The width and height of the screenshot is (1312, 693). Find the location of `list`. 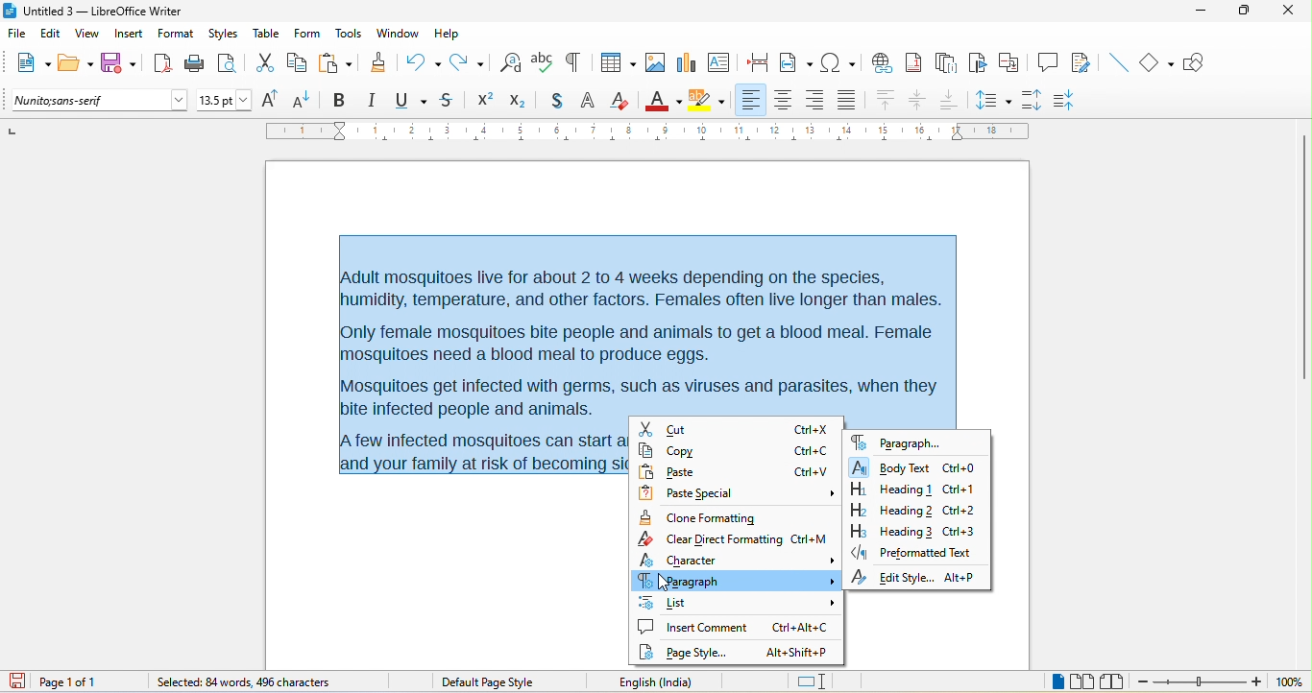

list is located at coordinates (737, 602).